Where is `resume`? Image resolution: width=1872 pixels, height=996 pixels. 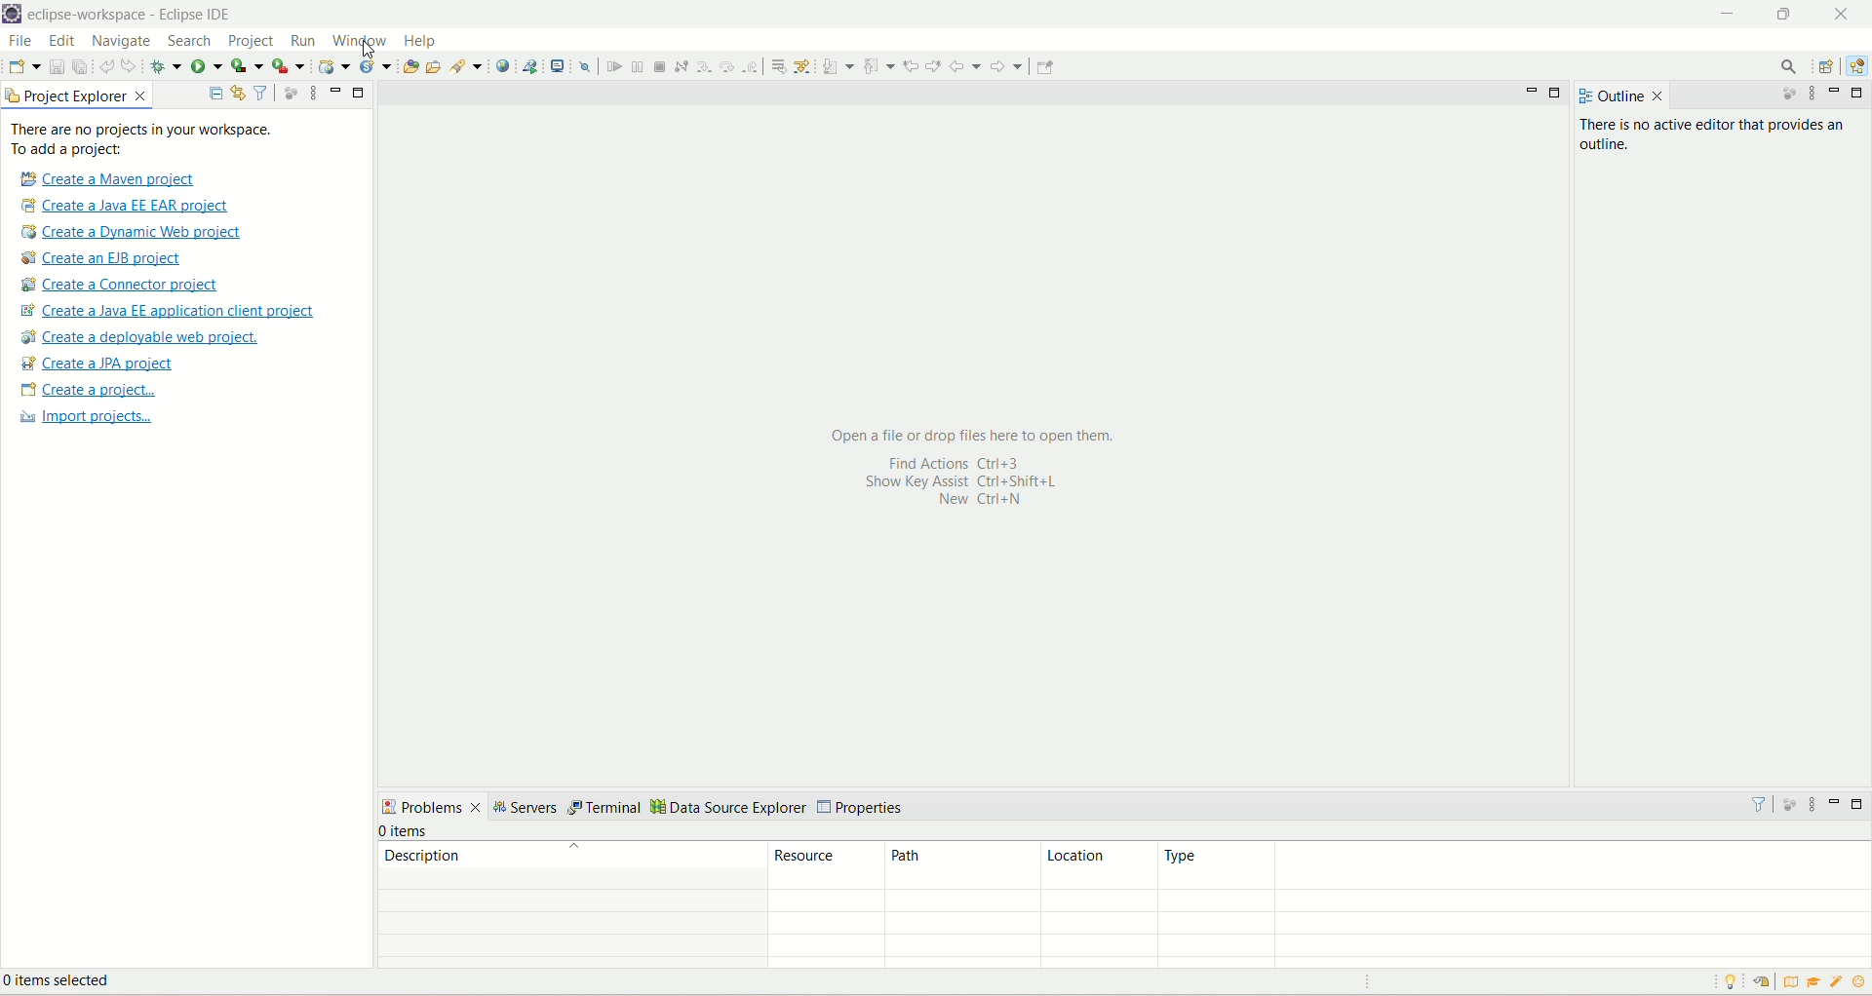 resume is located at coordinates (612, 66).